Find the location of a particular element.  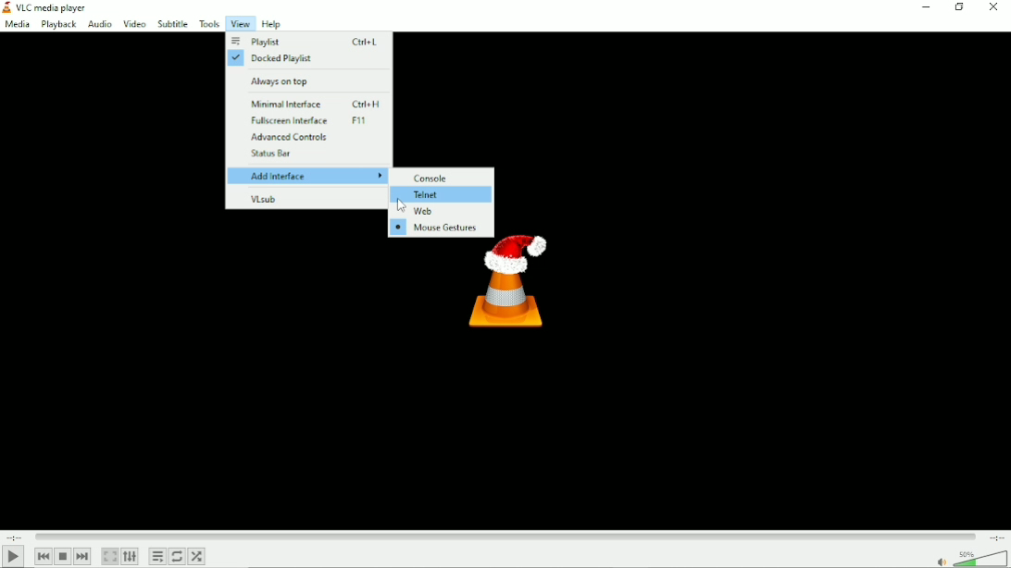

Advanced controls is located at coordinates (306, 137).